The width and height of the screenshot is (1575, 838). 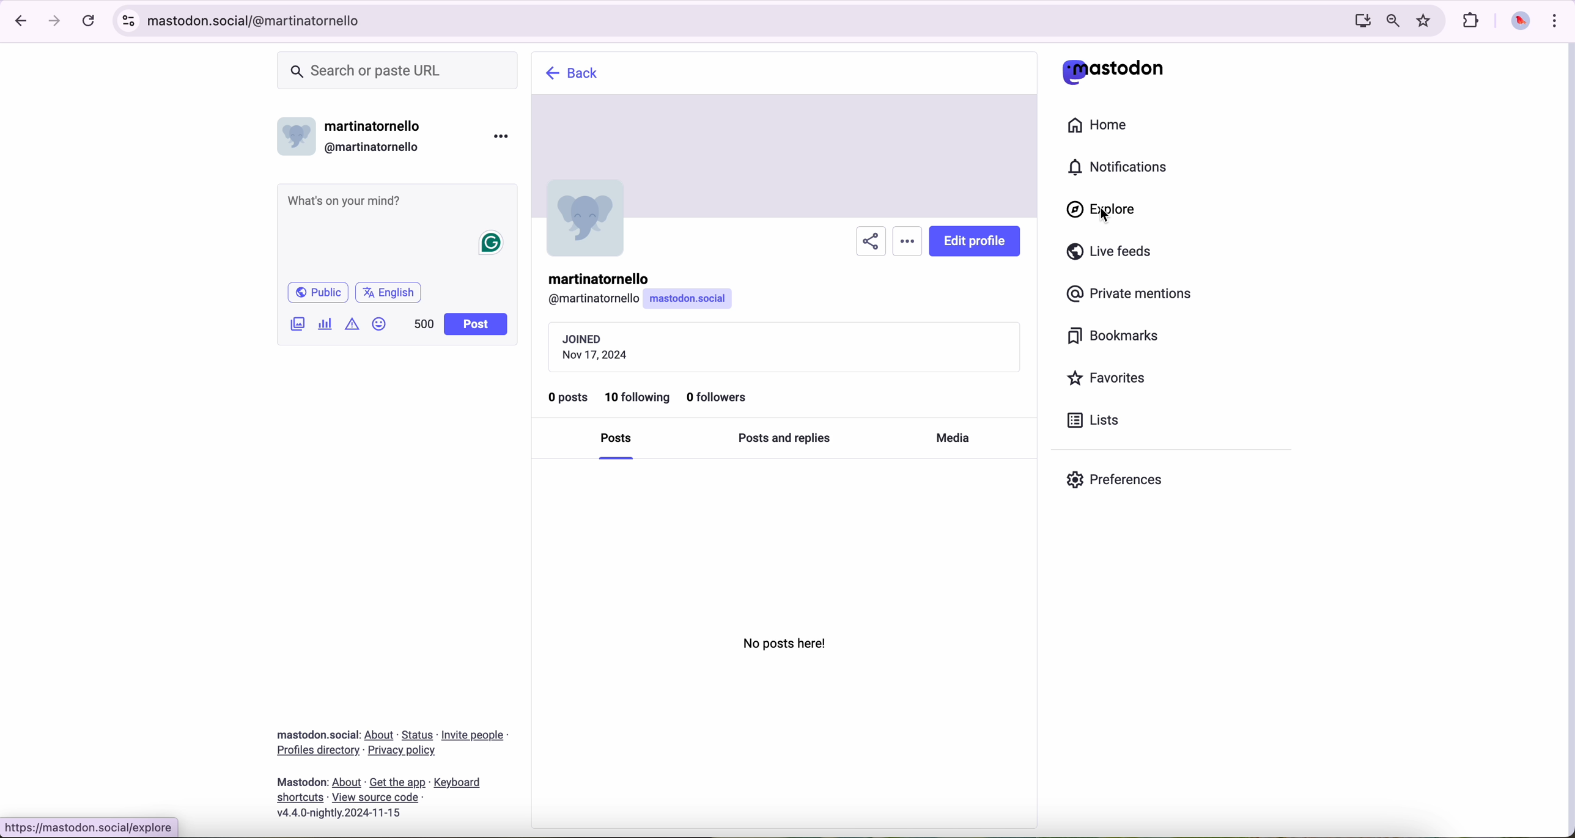 I want to click on 500, so click(x=422, y=325).